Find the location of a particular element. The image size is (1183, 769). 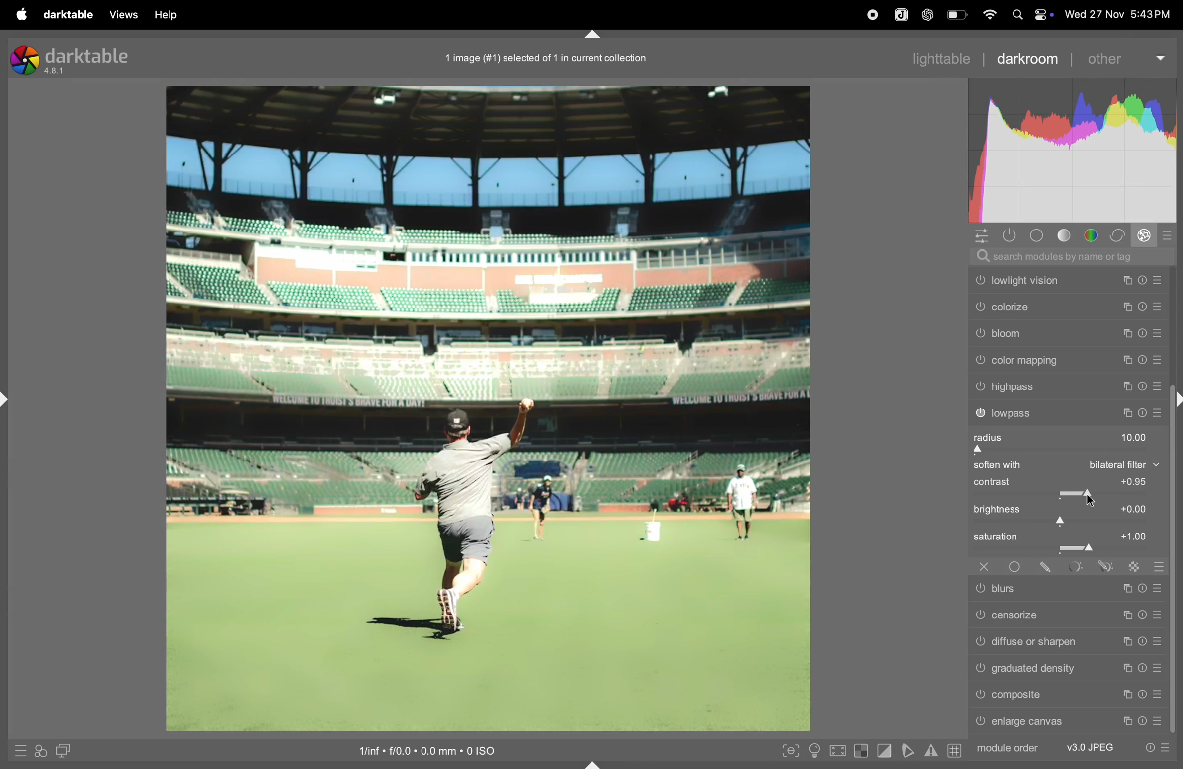

dark table version is located at coordinates (71, 59).